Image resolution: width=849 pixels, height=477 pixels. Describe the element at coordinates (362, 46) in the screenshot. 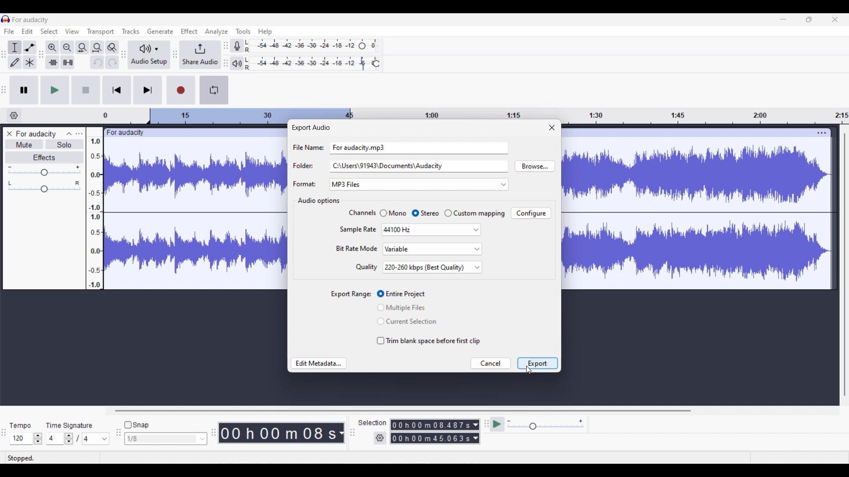

I see `Header to change recording level` at that location.